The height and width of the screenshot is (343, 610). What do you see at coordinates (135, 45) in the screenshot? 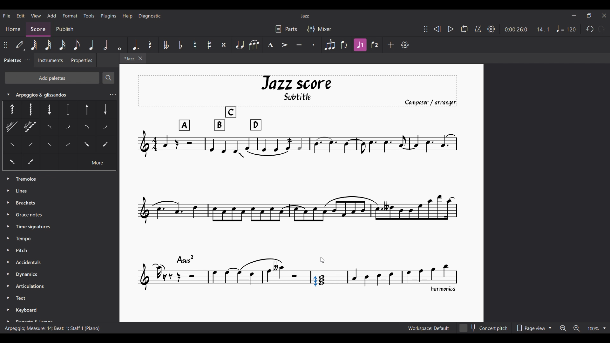
I see `Augmentation dot` at bounding box center [135, 45].